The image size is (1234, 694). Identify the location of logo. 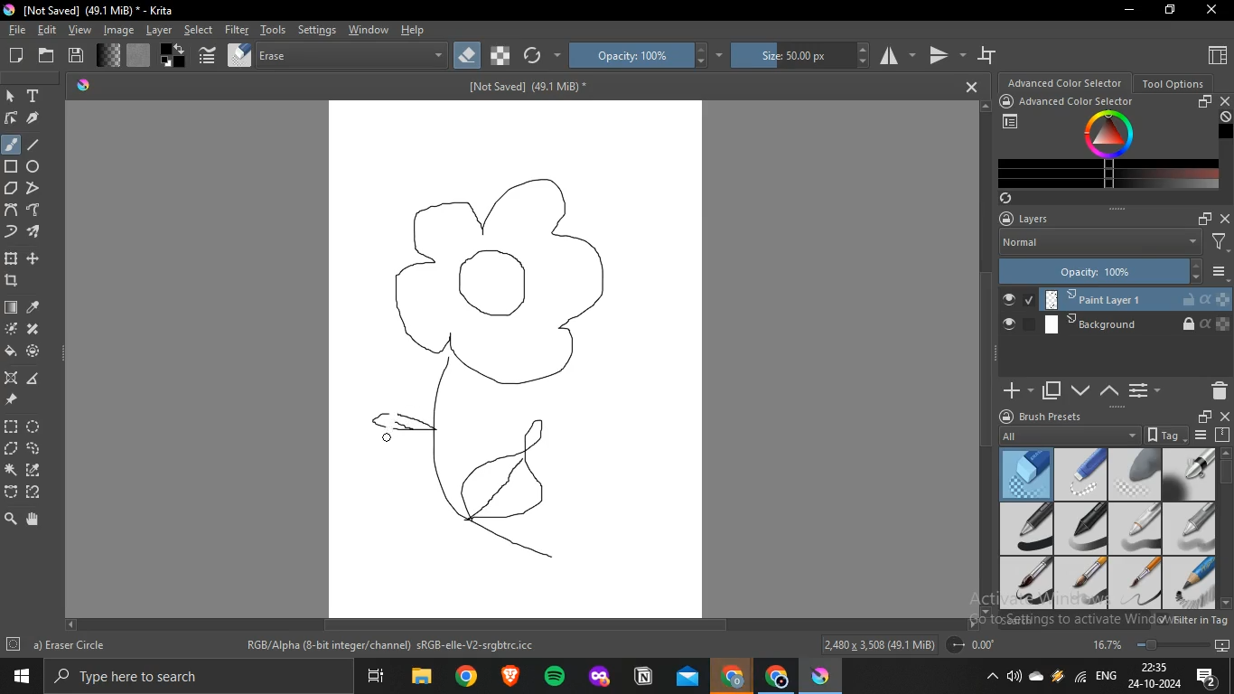
(12, 10).